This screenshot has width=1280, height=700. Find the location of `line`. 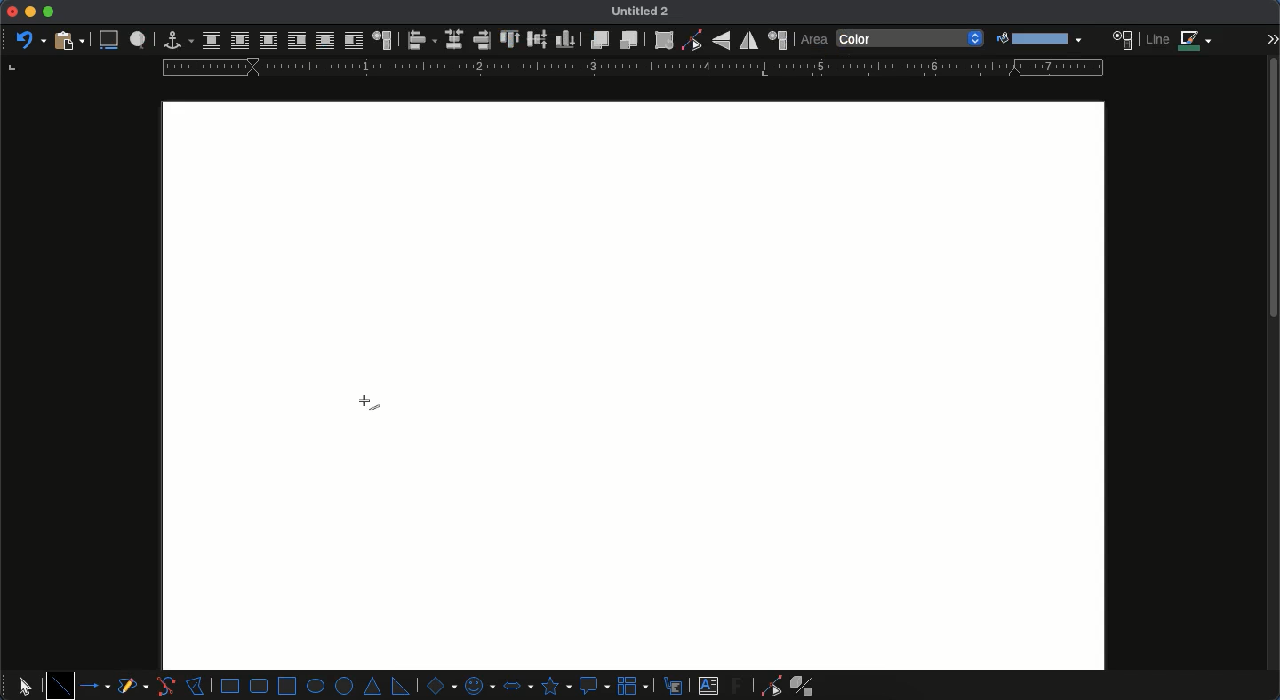

line is located at coordinates (60, 685).